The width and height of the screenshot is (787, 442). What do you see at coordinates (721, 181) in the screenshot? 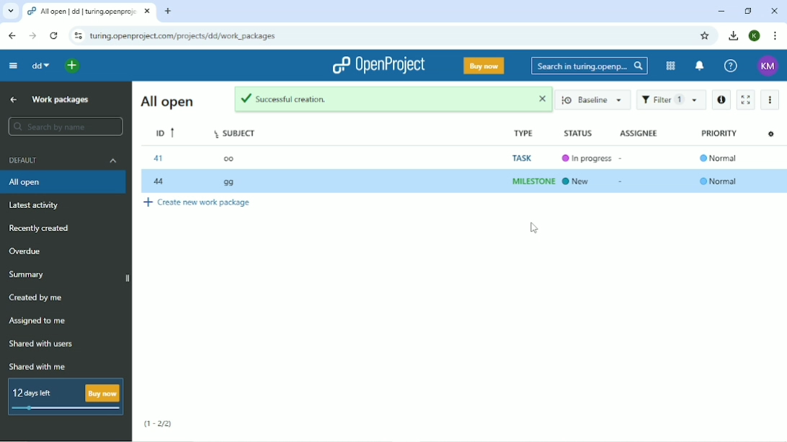
I see `Normal` at bounding box center [721, 181].